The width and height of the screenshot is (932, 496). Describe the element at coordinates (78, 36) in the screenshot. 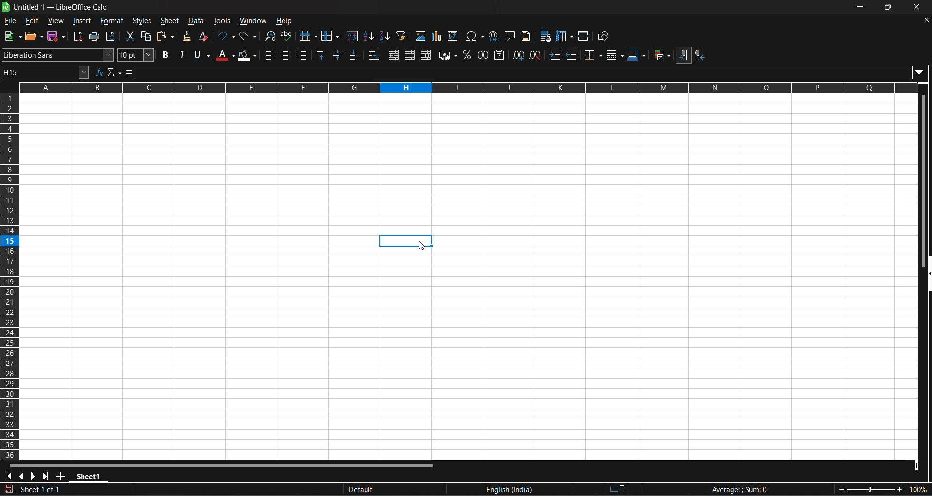

I see `export directly as pdf` at that location.